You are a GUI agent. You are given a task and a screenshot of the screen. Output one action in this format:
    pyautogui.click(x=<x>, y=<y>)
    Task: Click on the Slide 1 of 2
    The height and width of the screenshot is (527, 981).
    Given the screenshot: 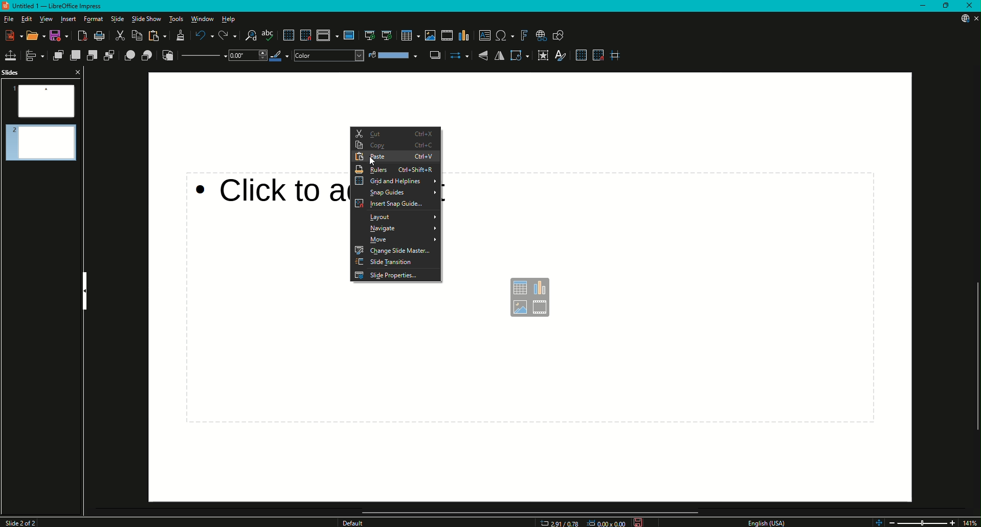 What is the action you would take?
    pyautogui.click(x=18, y=521)
    